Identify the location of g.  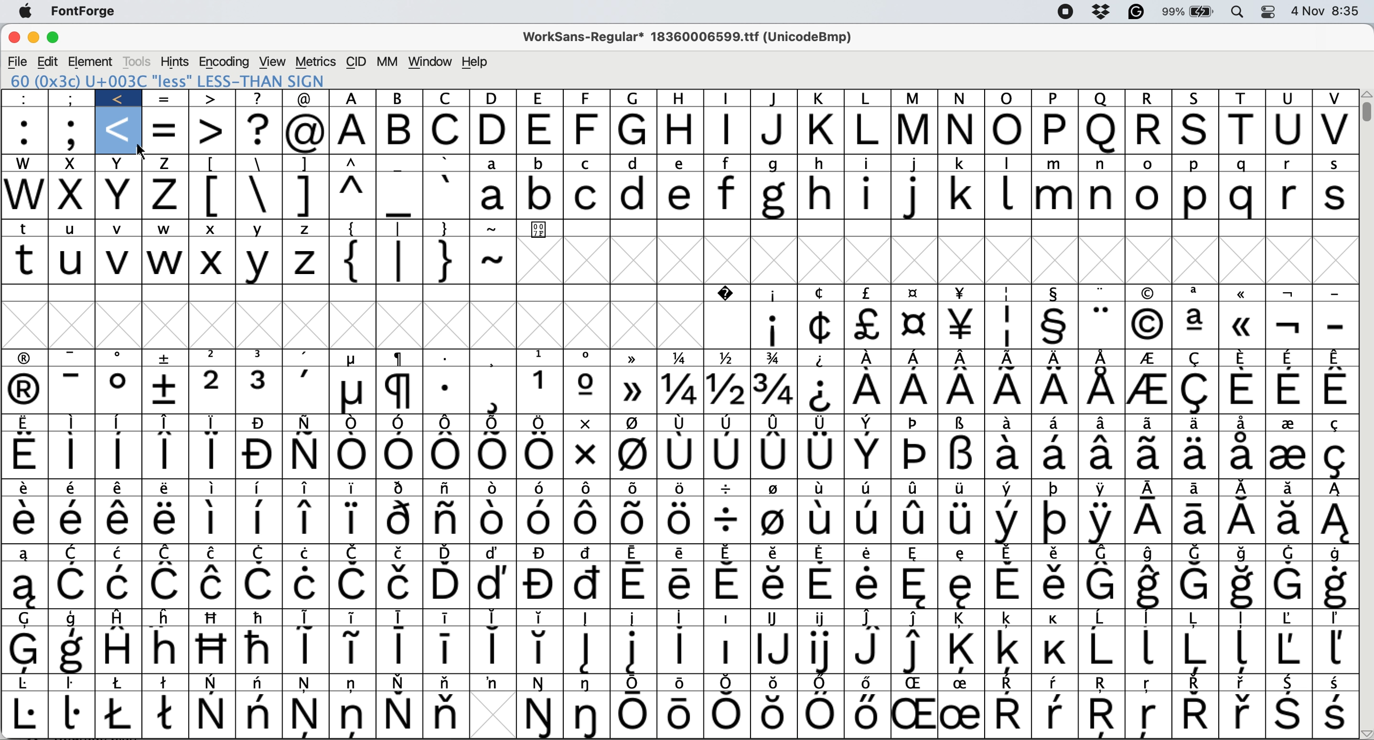
(773, 165).